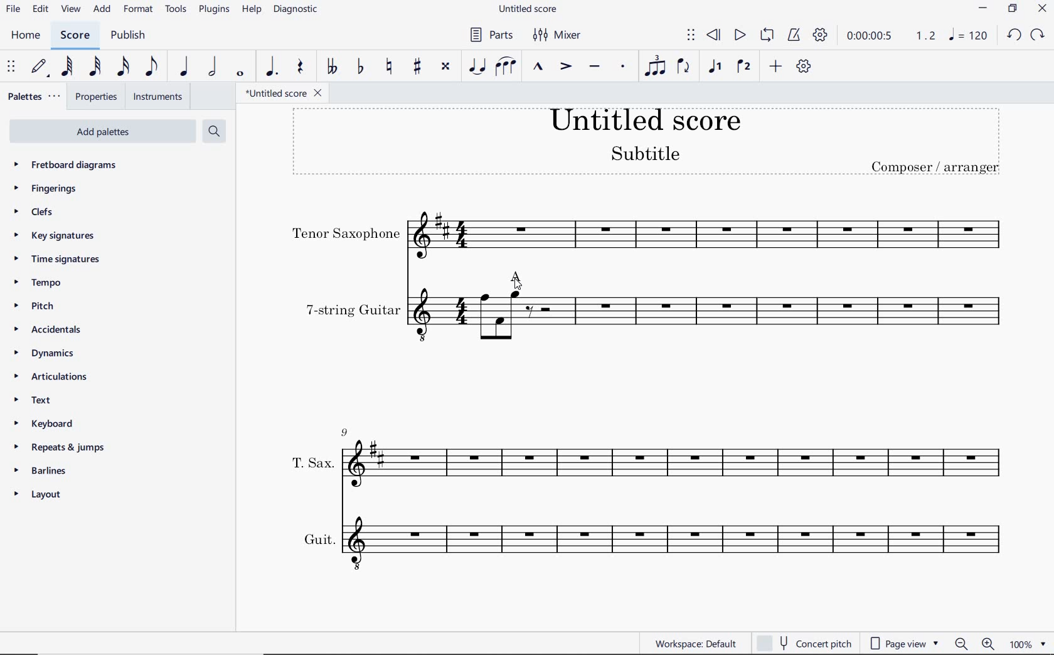  I want to click on ZOOM OUT OR ZOOM IN, so click(973, 643).